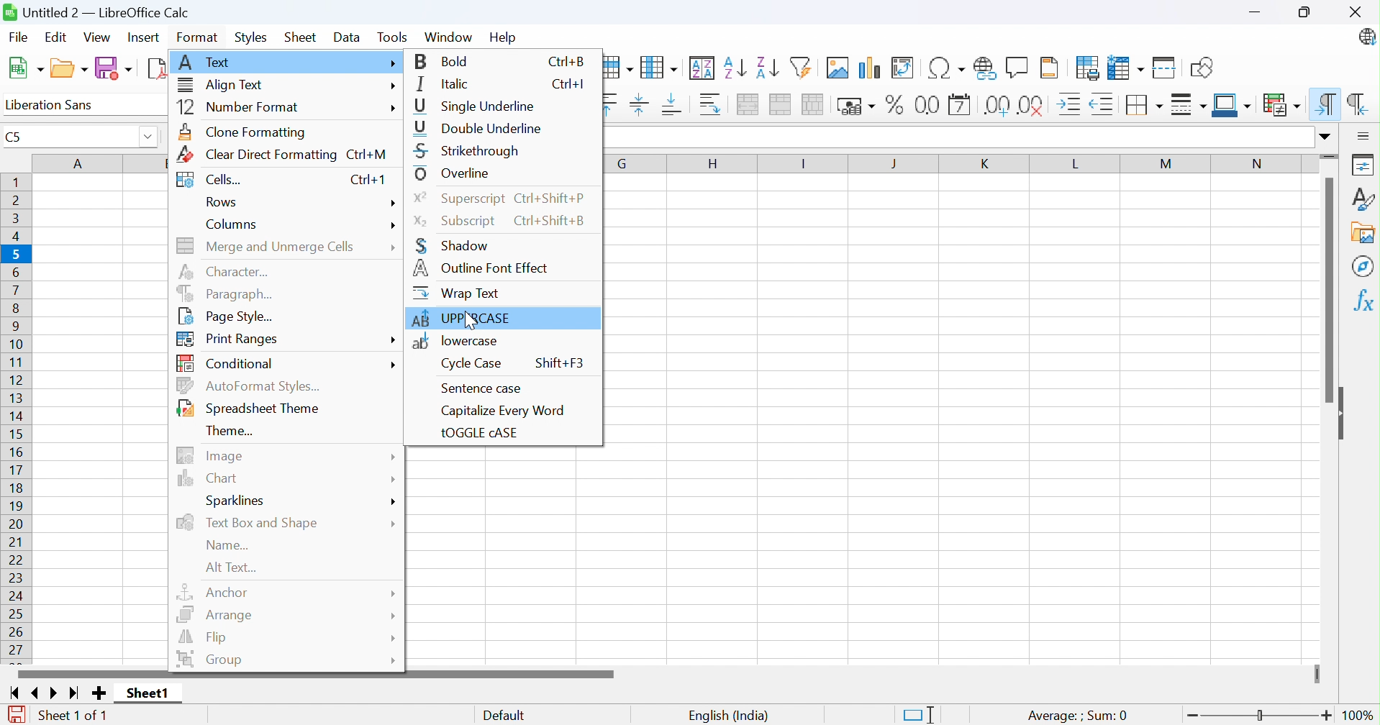  Describe the element at coordinates (208, 178) in the screenshot. I see `Cells` at that location.